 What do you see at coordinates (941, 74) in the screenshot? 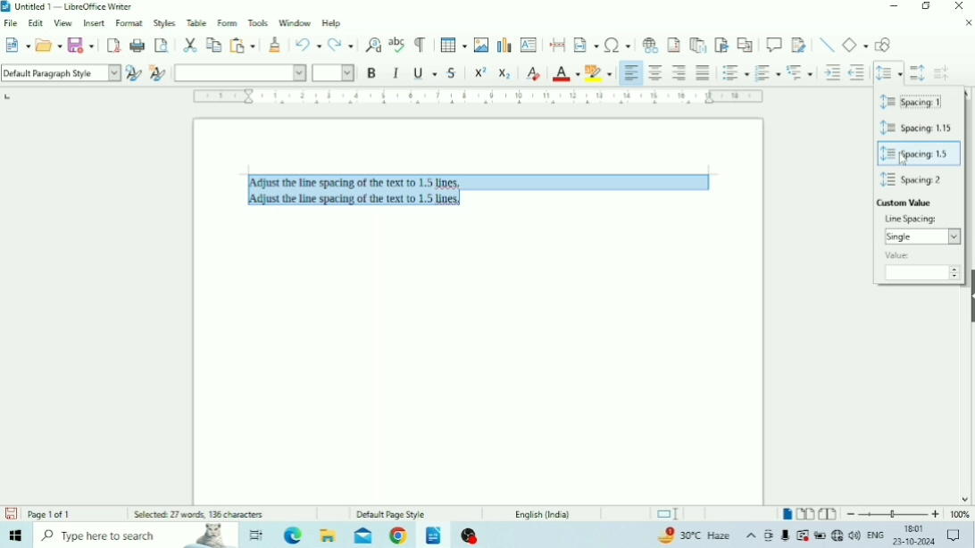
I see `Decrease Paragraph Spacing` at bounding box center [941, 74].